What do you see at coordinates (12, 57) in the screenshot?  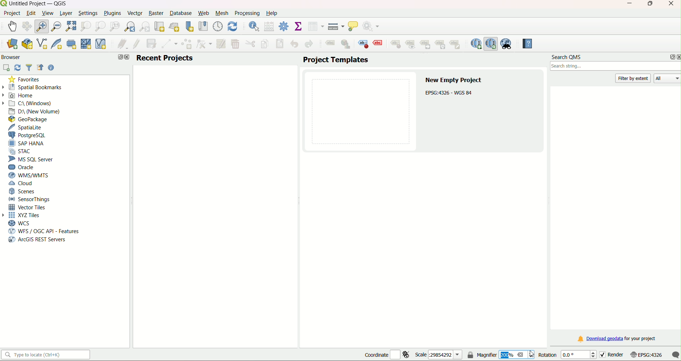 I see `browser` at bounding box center [12, 57].